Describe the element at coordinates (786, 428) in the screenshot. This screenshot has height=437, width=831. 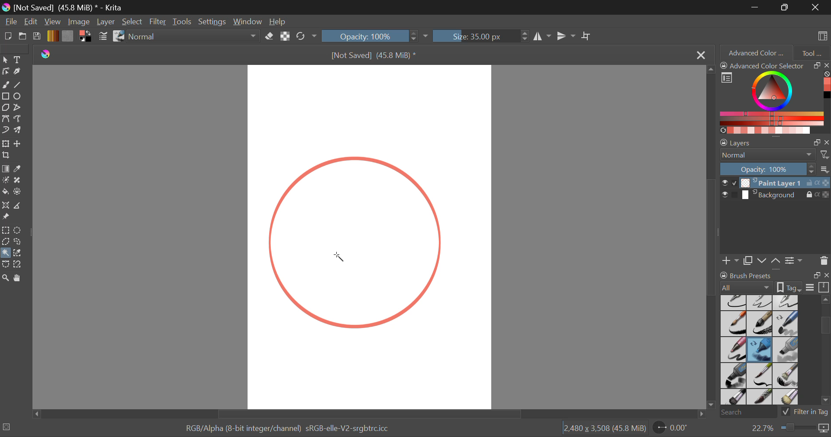
I see `Zoom 22.7%` at that location.